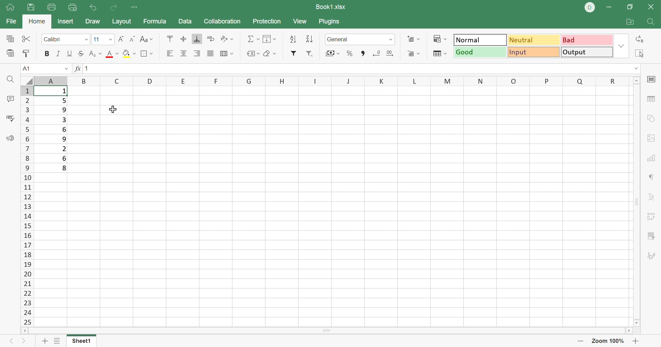  What do you see at coordinates (226, 54) in the screenshot?
I see `Merge and center` at bounding box center [226, 54].